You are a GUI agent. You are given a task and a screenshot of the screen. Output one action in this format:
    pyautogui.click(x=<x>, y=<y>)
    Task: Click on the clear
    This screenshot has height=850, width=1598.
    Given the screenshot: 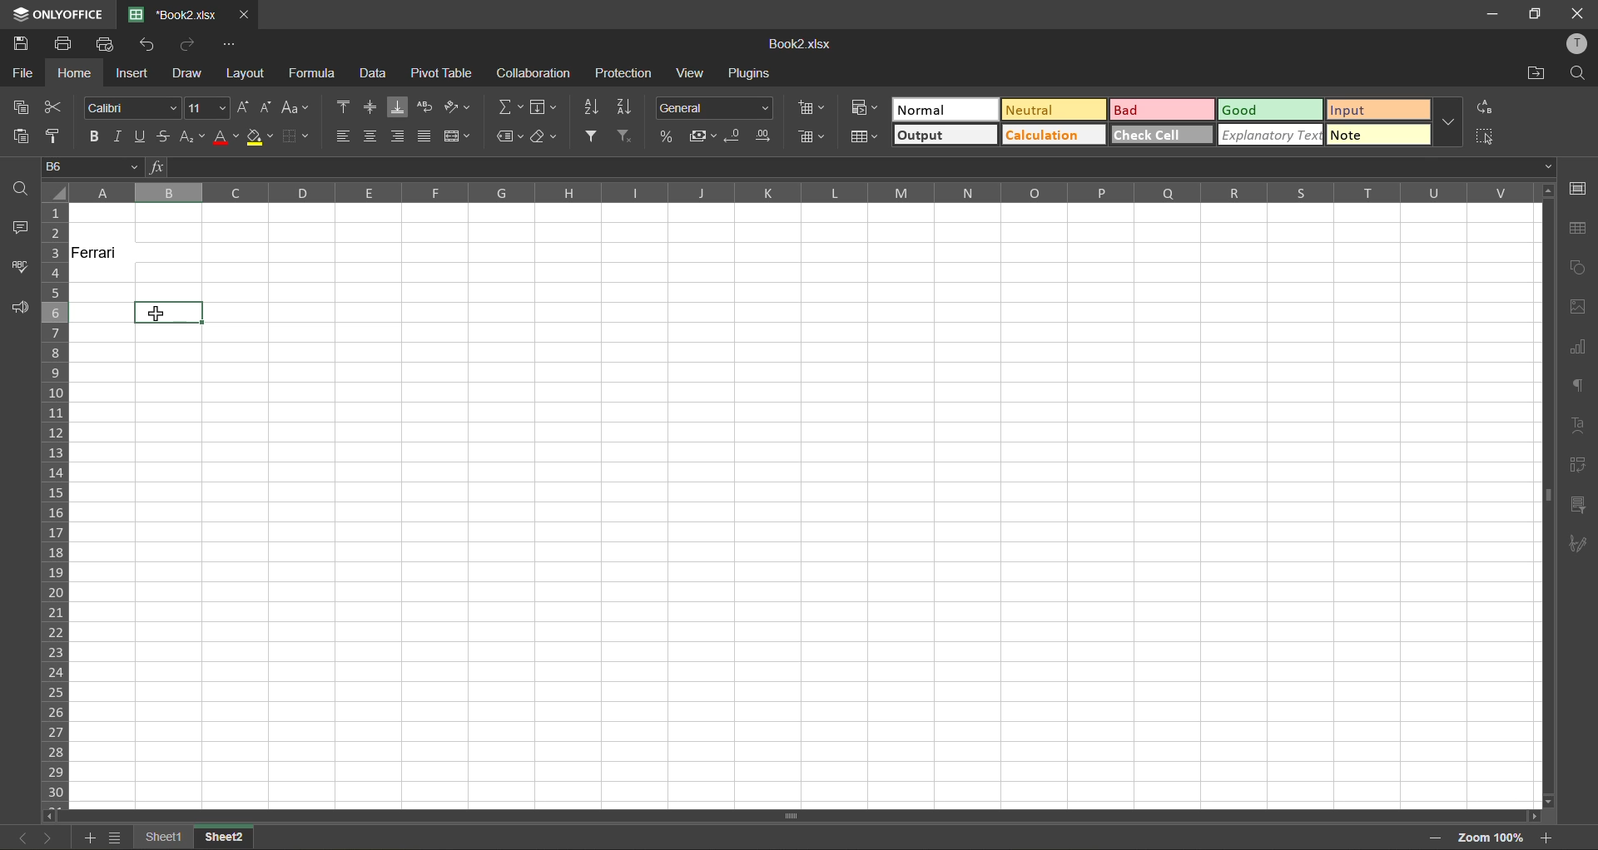 What is the action you would take?
    pyautogui.click(x=547, y=141)
    